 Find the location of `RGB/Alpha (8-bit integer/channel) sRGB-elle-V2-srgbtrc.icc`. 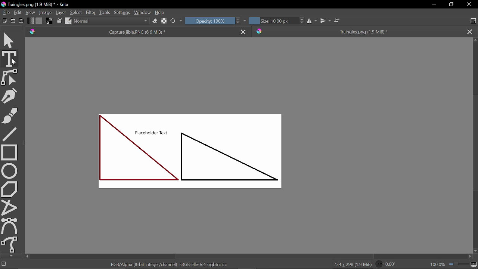

RGB/Alpha (8-bit integer/channel) sRGB-elle-V2-srgbtrc.icc is located at coordinates (169, 264).